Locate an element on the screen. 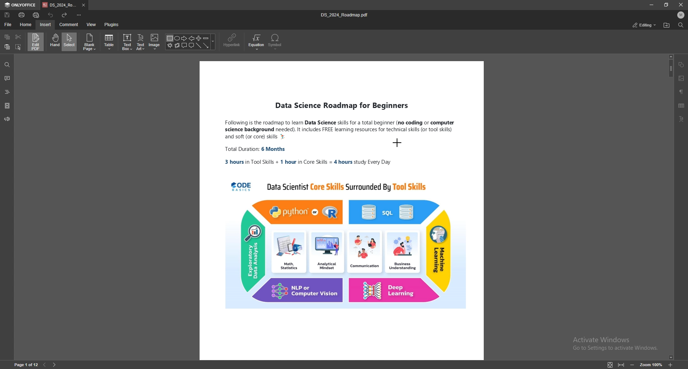 The image size is (688, 369). hand is located at coordinates (54, 42).